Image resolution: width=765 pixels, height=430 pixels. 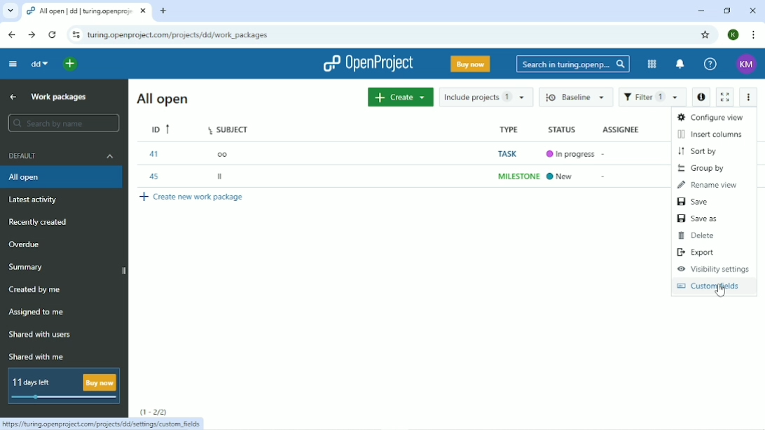 I want to click on Back, so click(x=13, y=34).